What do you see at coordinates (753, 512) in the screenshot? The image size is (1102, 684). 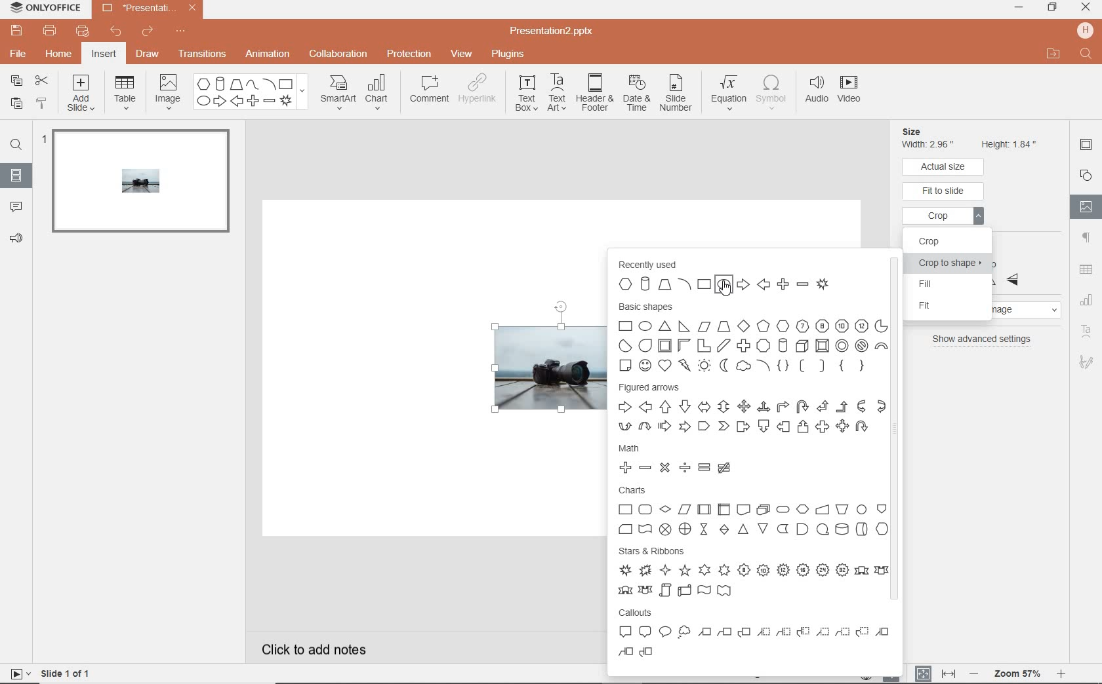 I see `charts` at bounding box center [753, 512].